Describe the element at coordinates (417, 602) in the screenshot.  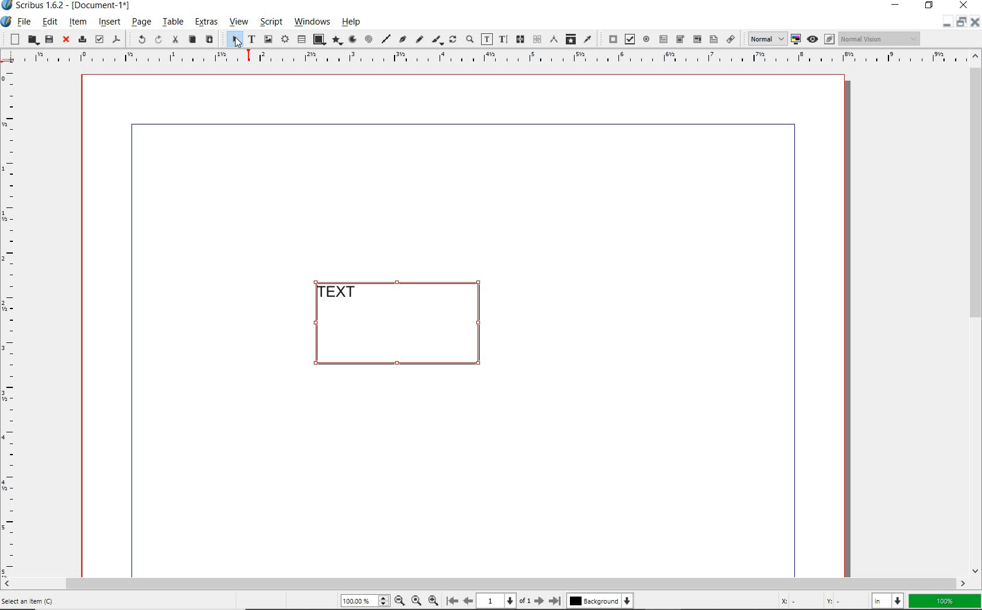
I see `Zoom to 100%` at that location.